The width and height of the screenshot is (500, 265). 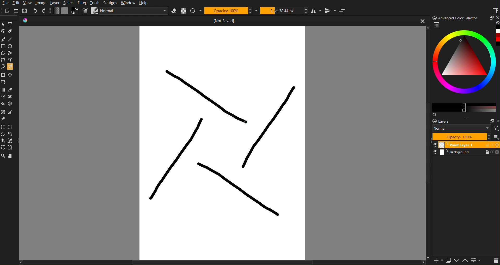 What do you see at coordinates (422, 21) in the screenshot?
I see `close` at bounding box center [422, 21].